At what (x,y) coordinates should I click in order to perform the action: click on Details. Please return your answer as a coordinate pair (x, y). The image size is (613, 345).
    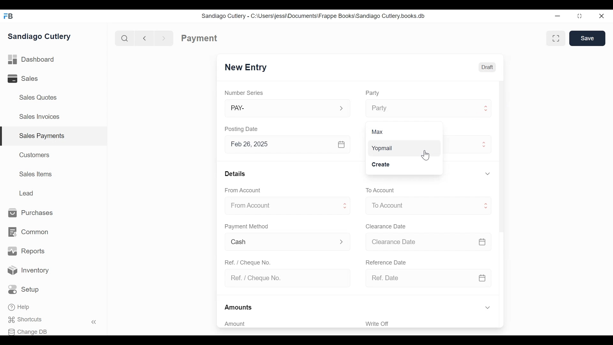
    Looking at the image, I should click on (235, 173).